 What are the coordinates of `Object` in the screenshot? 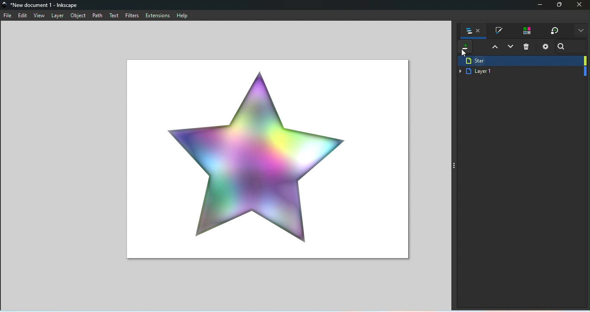 It's located at (78, 16).